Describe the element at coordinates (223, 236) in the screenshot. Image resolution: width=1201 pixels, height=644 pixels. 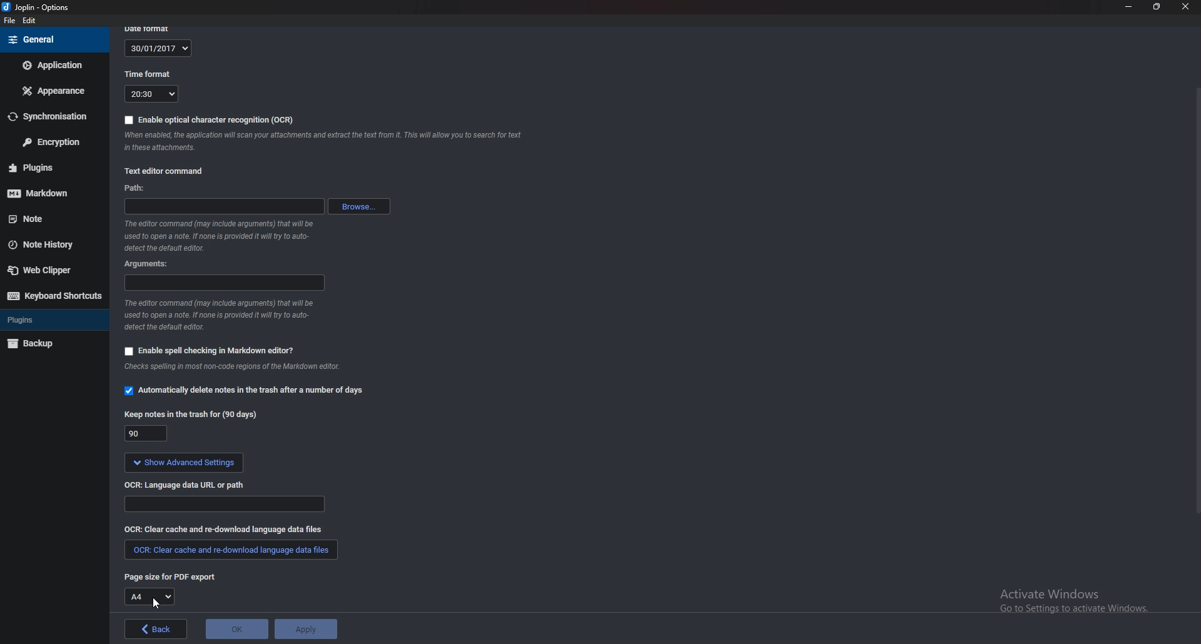
I see `Info on editor command` at that location.